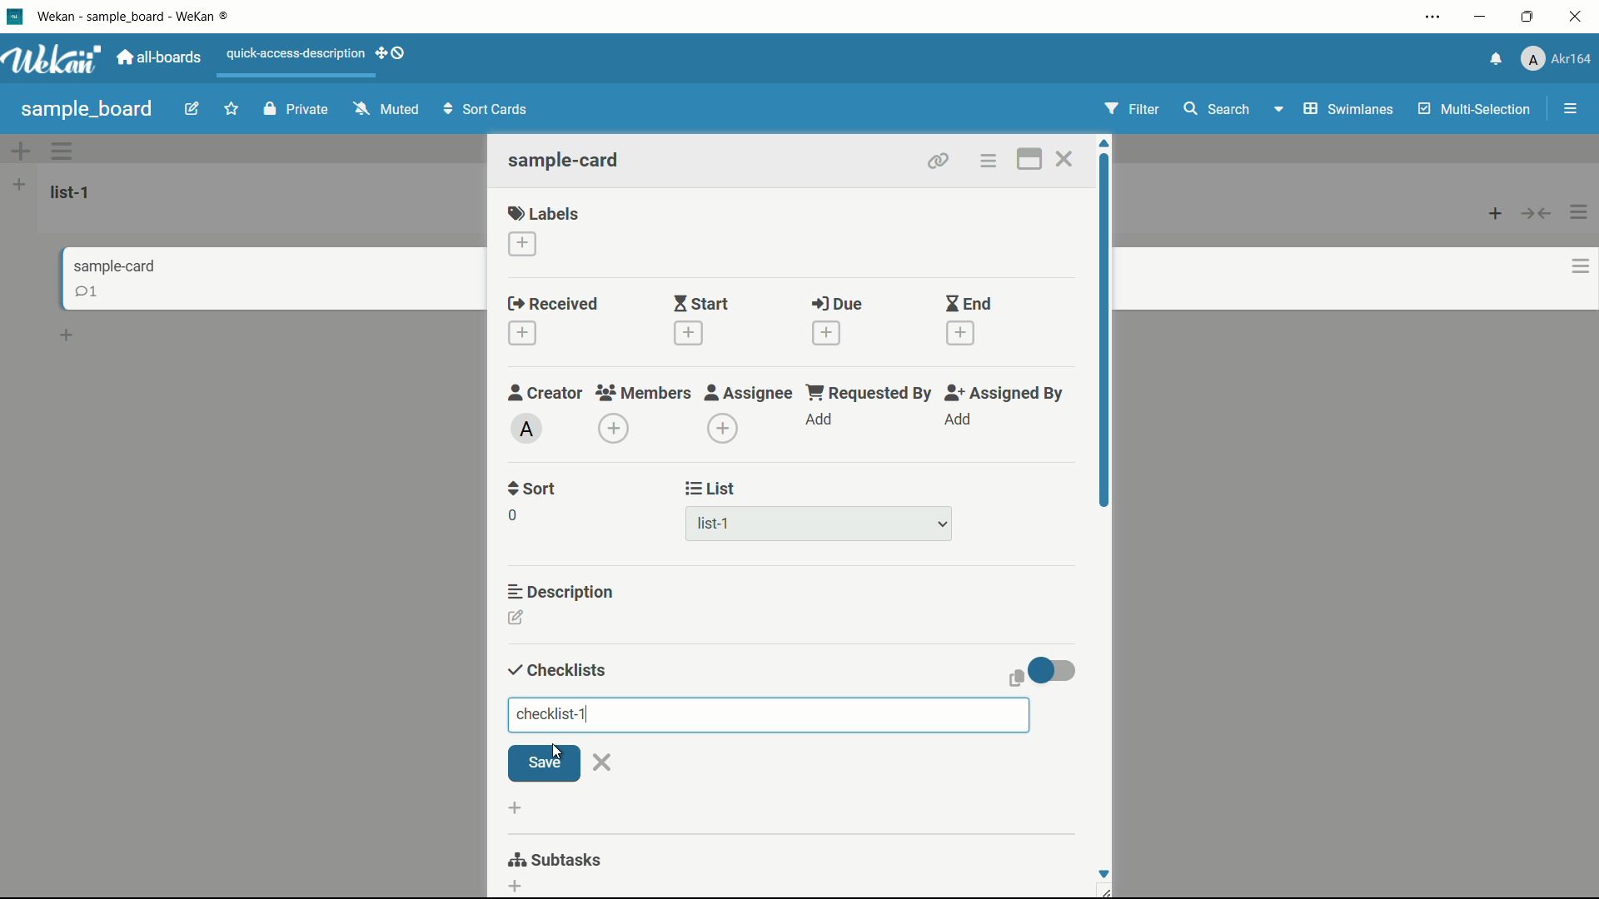  I want to click on copy clipboard, so click(1018, 679).